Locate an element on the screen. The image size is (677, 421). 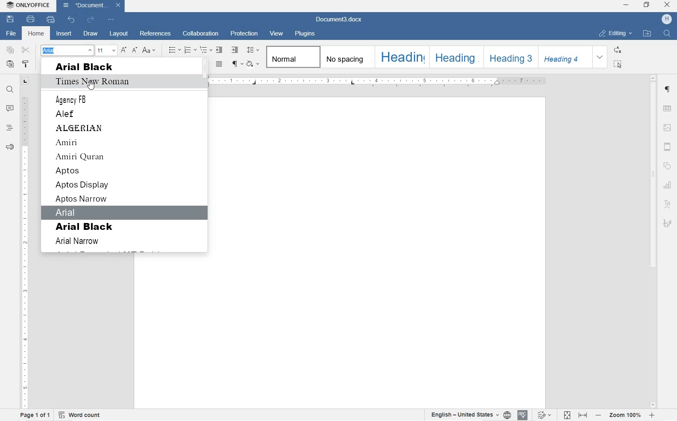
SCROLLBAR is located at coordinates (654, 241).